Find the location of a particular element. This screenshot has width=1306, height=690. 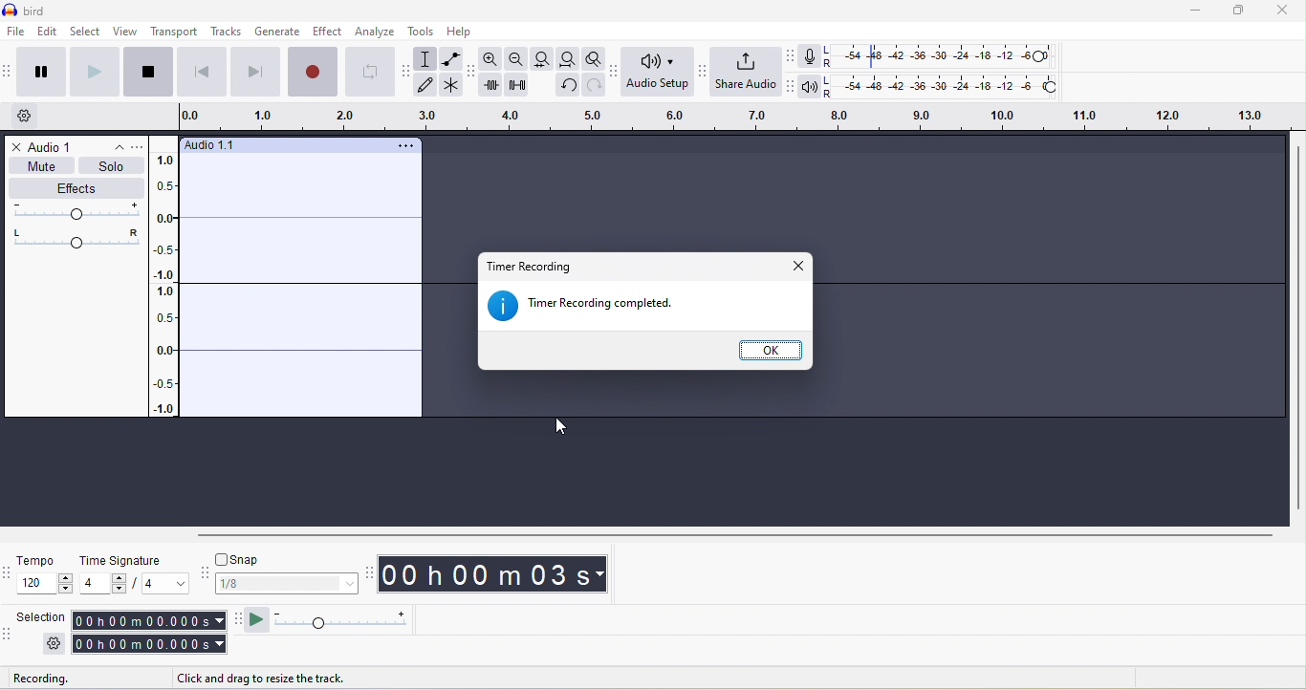

close is located at coordinates (11, 147).